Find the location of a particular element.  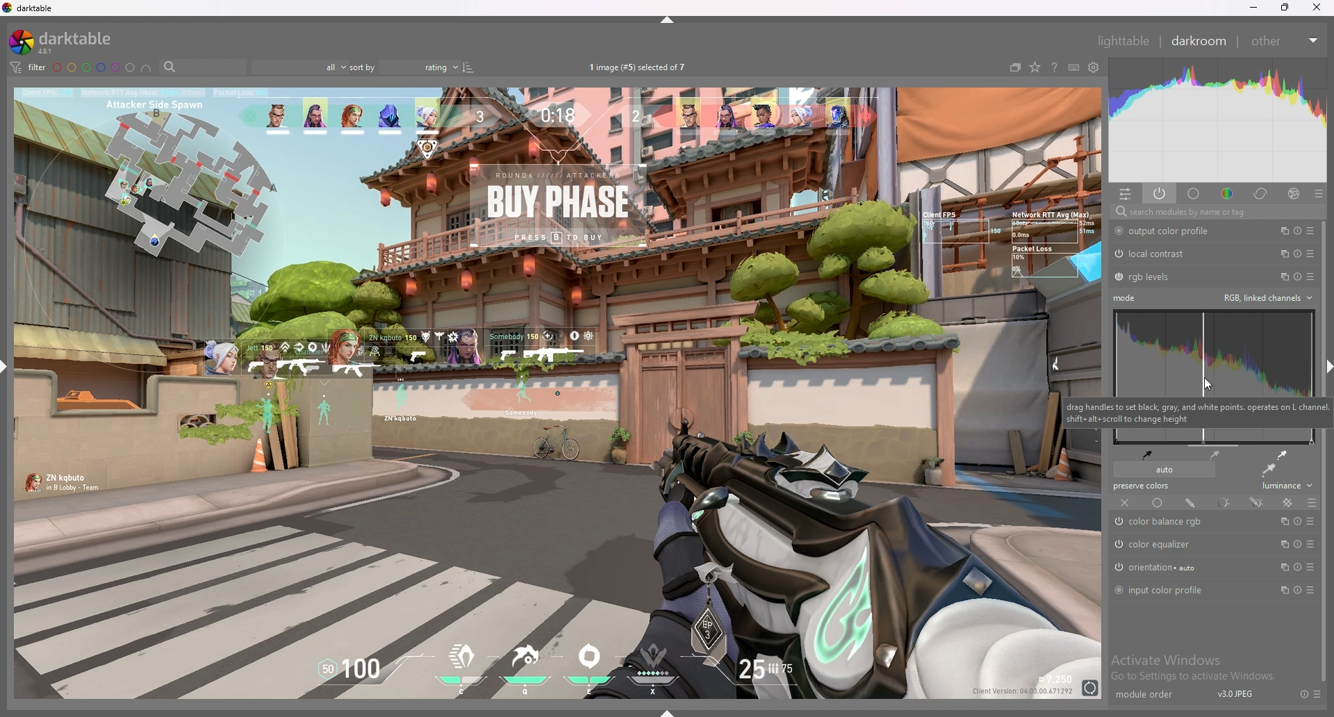

switched on is located at coordinates (1121, 522).